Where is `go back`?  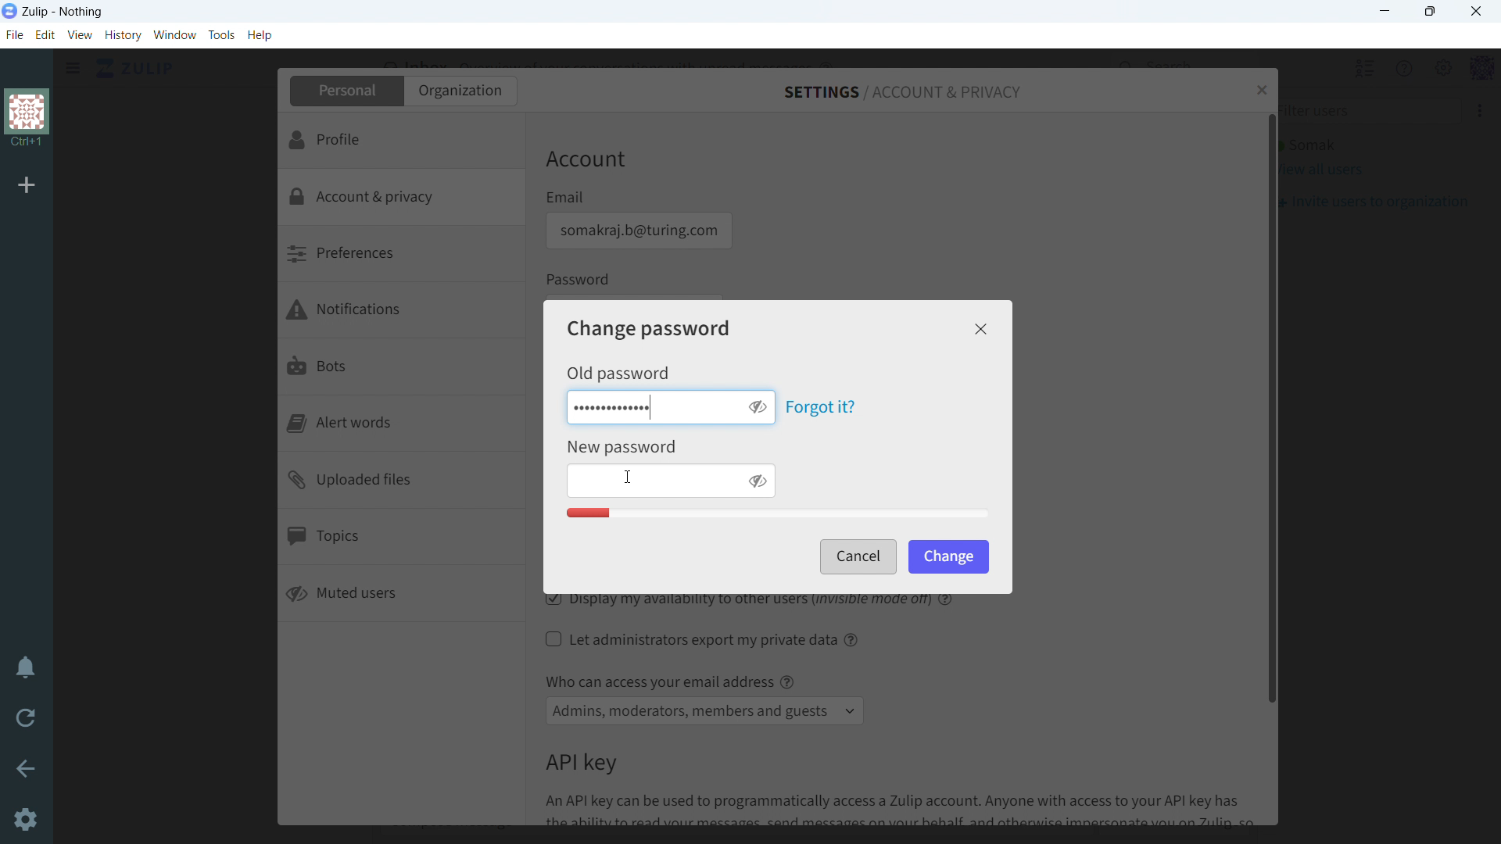 go back is located at coordinates (27, 767).